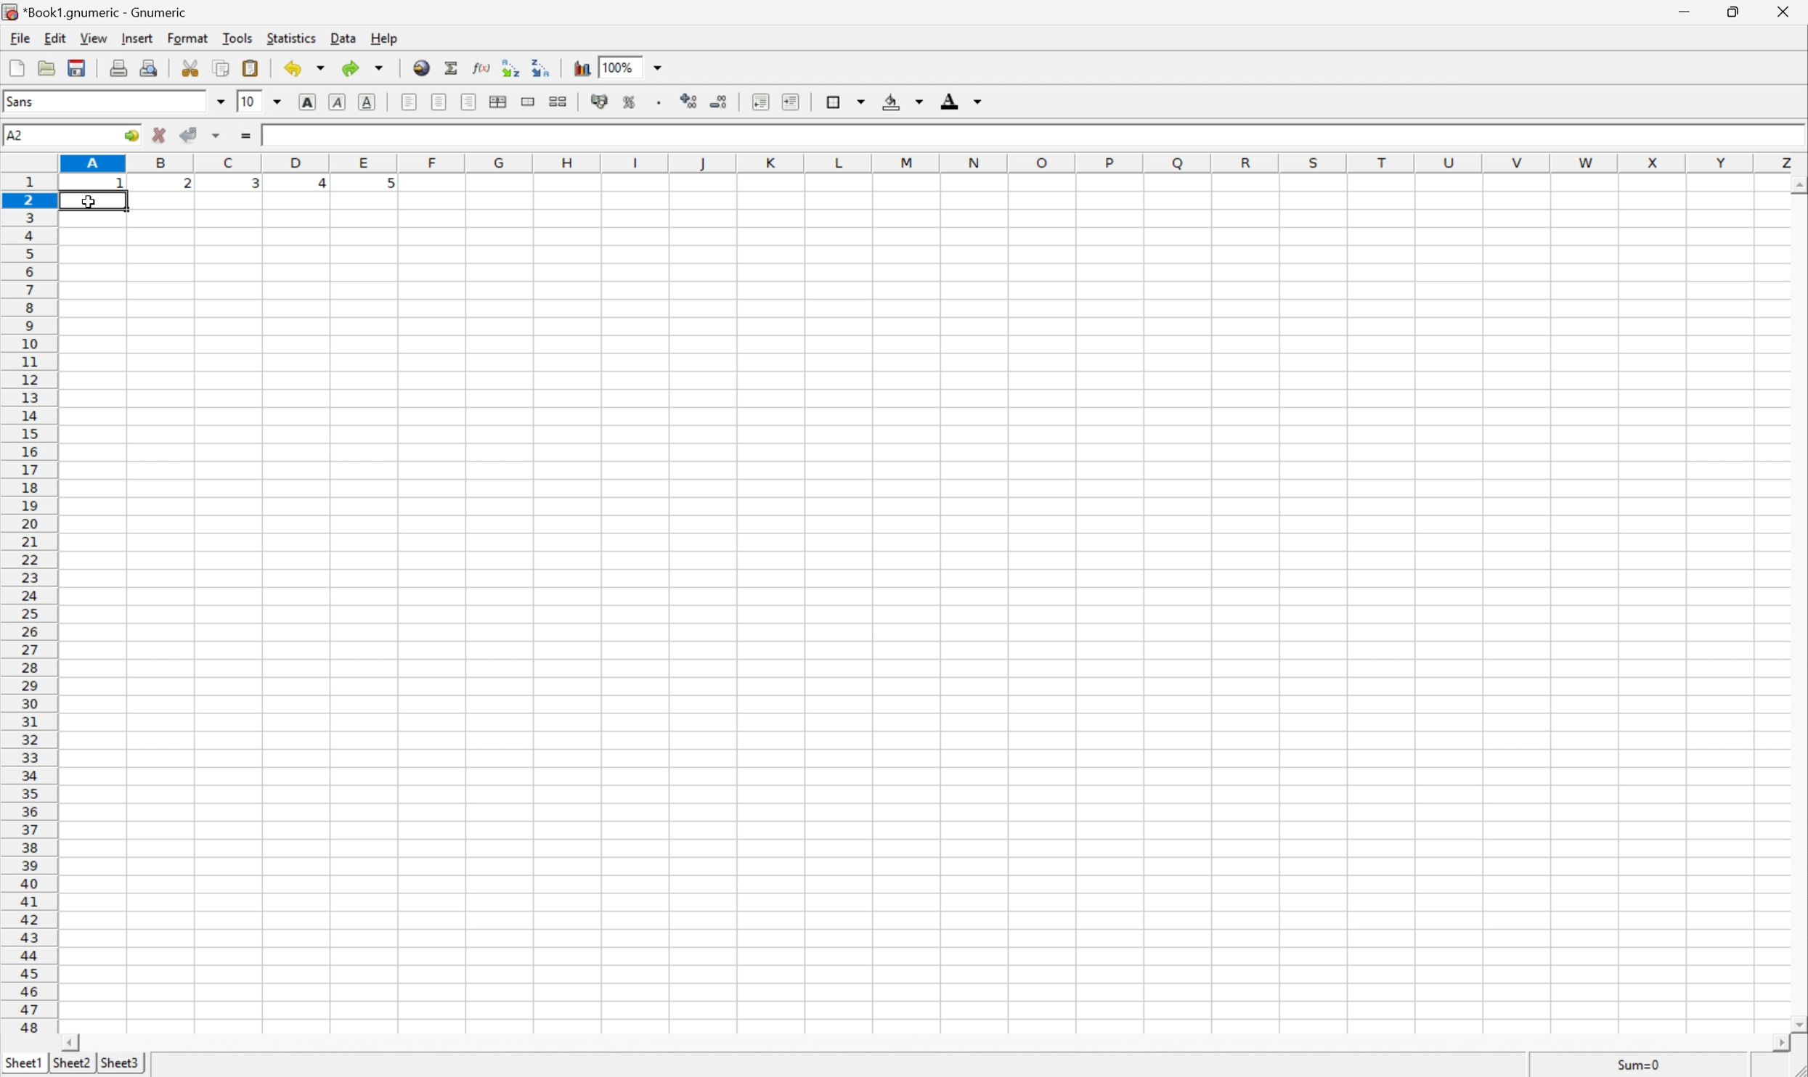 This screenshot has height=1077, width=1808. I want to click on minimize, so click(1691, 12).